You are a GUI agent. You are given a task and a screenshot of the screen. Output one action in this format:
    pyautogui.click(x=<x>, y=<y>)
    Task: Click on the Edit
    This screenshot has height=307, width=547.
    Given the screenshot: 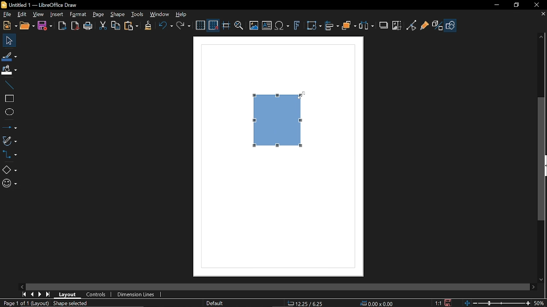 What is the action you would take?
    pyautogui.click(x=21, y=14)
    